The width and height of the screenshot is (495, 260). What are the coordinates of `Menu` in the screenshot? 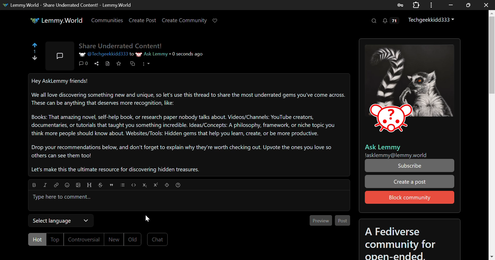 It's located at (431, 5).